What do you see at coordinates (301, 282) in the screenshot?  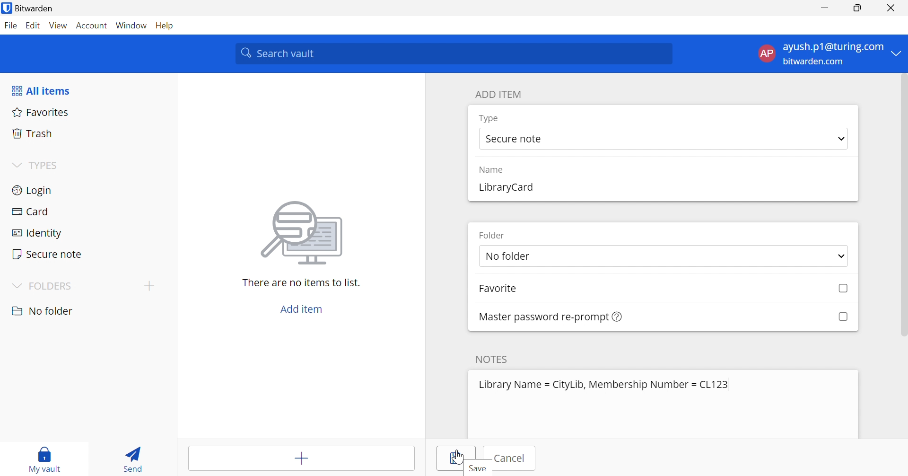 I see `There are no items to list.` at bounding box center [301, 282].